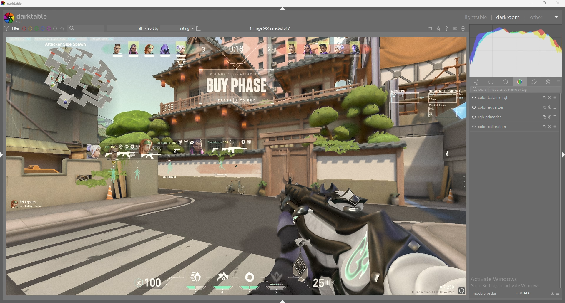  What do you see at coordinates (508, 17) in the screenshot?
I see `darkroom` at bounding box center [508, 17].